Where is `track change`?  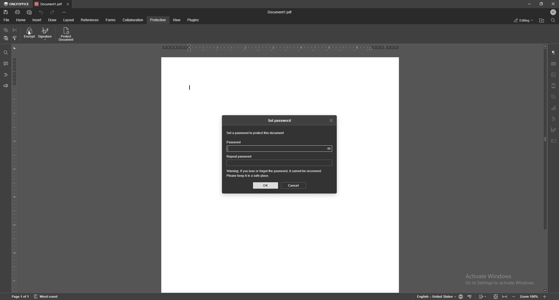 track change is located at coordinates (483, 296).